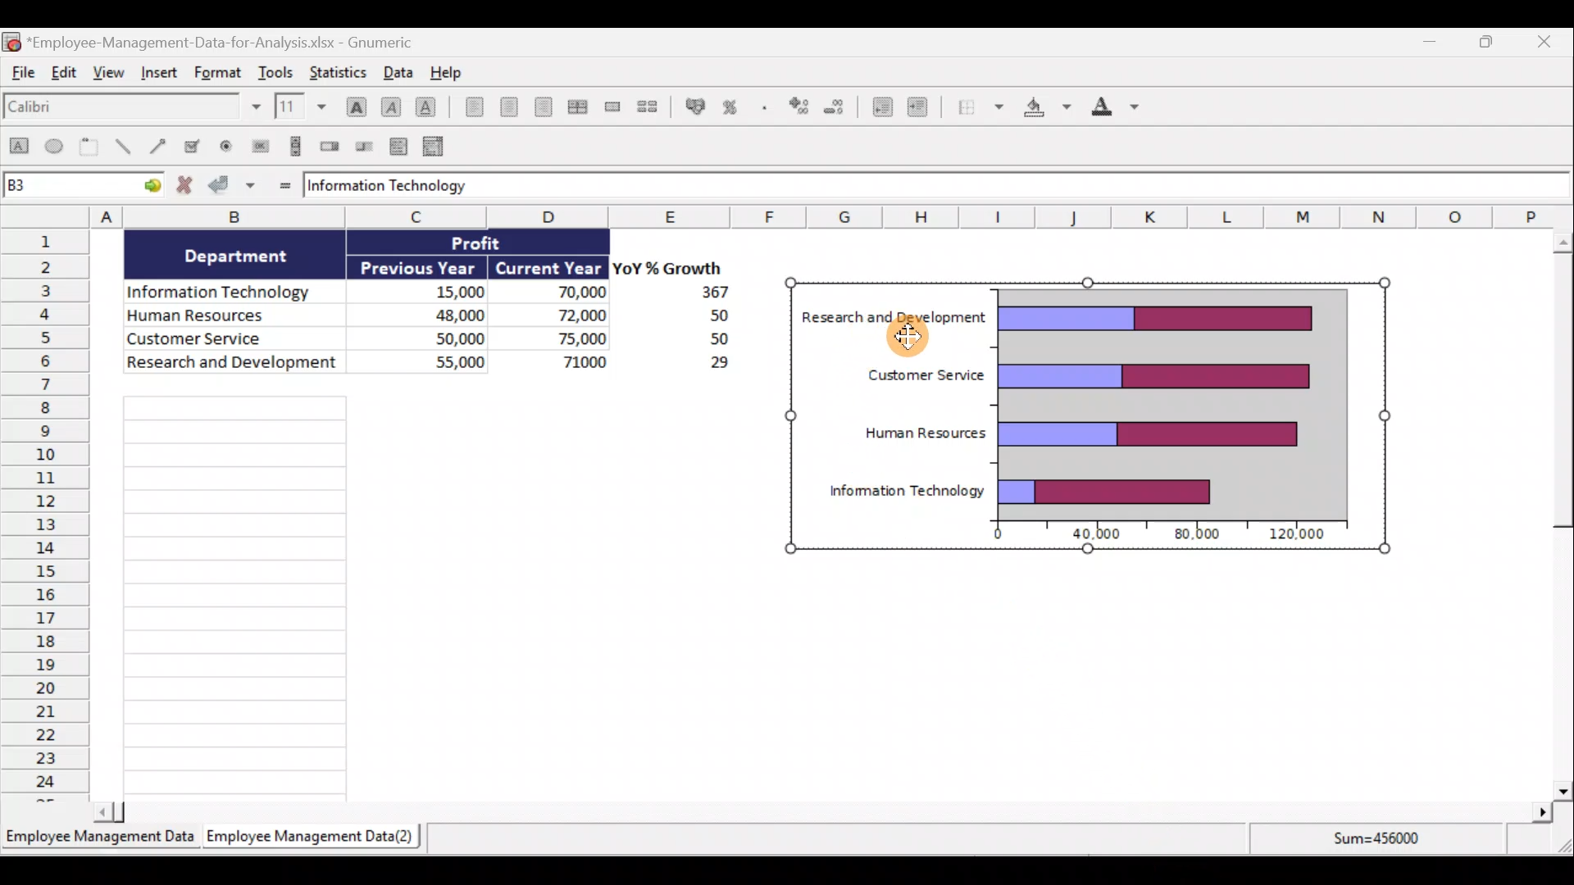 Image resolution: width=1574 pixels, height=885 pixels. I want to click on Font name, so click(134, 108).